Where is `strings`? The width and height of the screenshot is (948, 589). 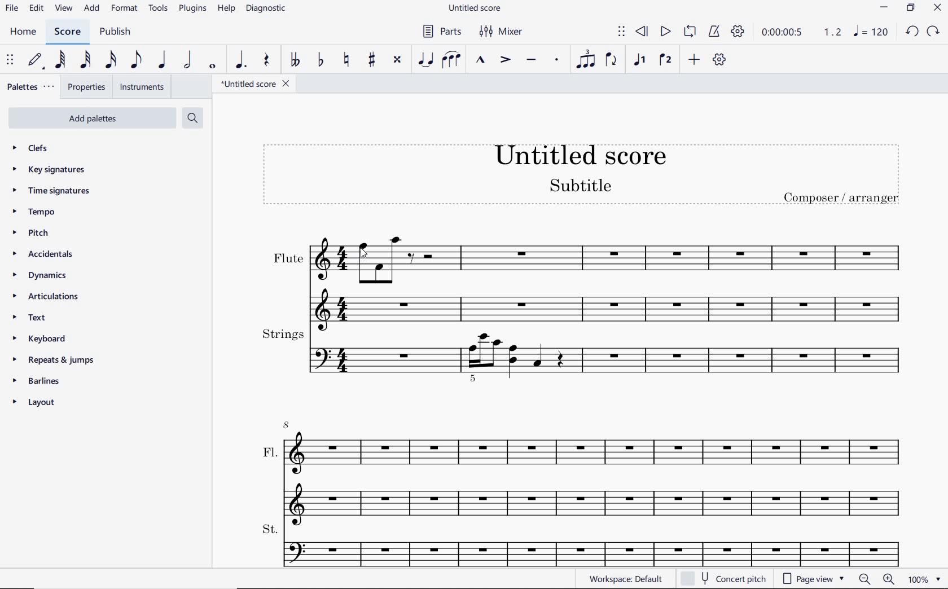
strings is located at coordinates (583, 354).